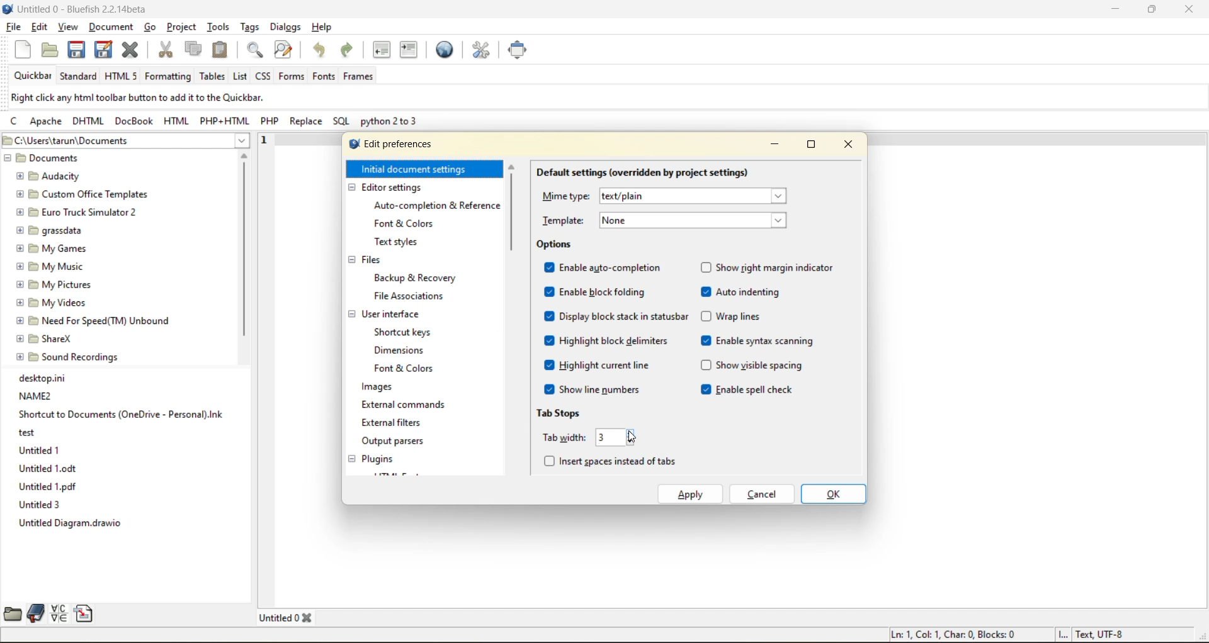  I want to click on desktop.ini, so click(45, 377).